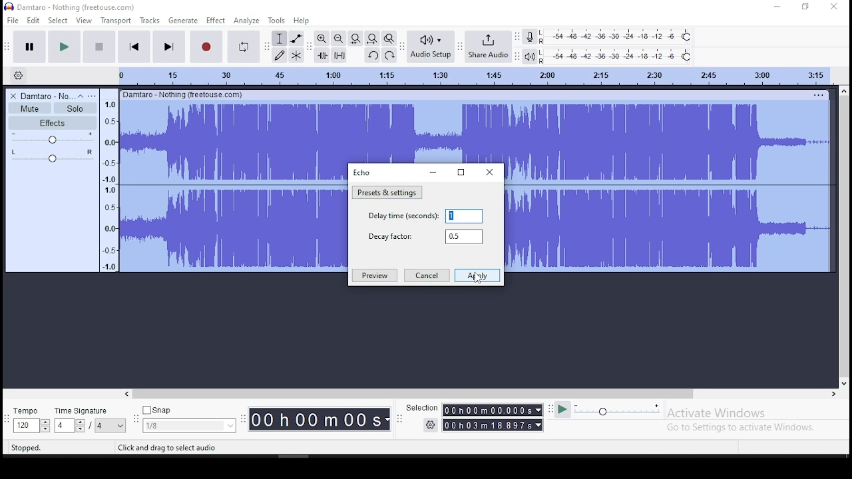 This screenshot has width=852, height=479. Describe the element at coordinates (75, 108) in the screenshot. I see `solo` at that location.